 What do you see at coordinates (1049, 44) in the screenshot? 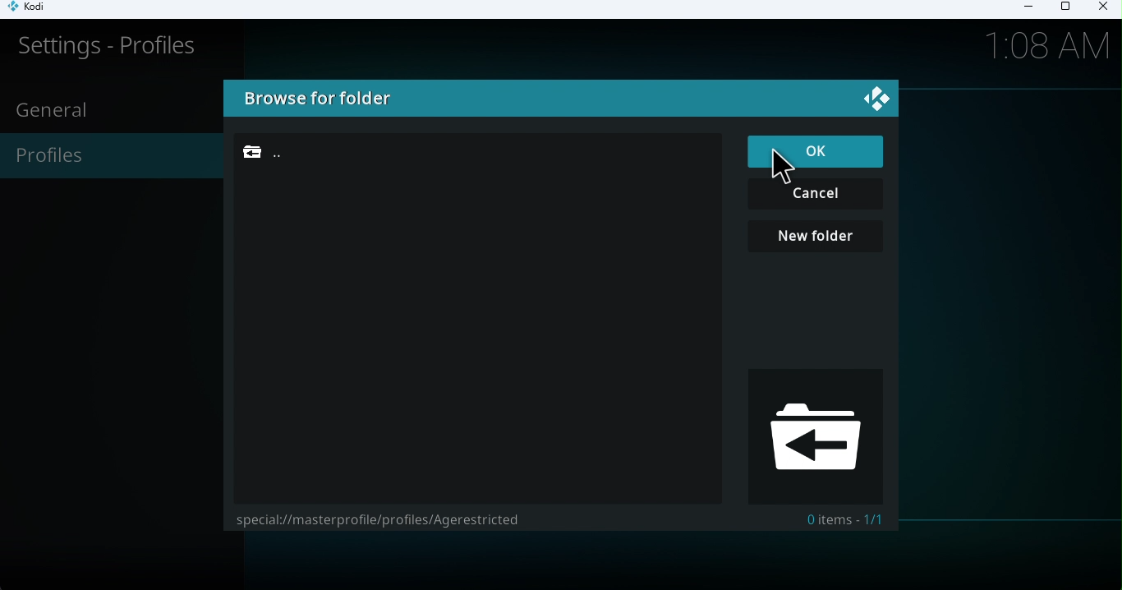
I see `Time` at bounding box center [1049, 44].